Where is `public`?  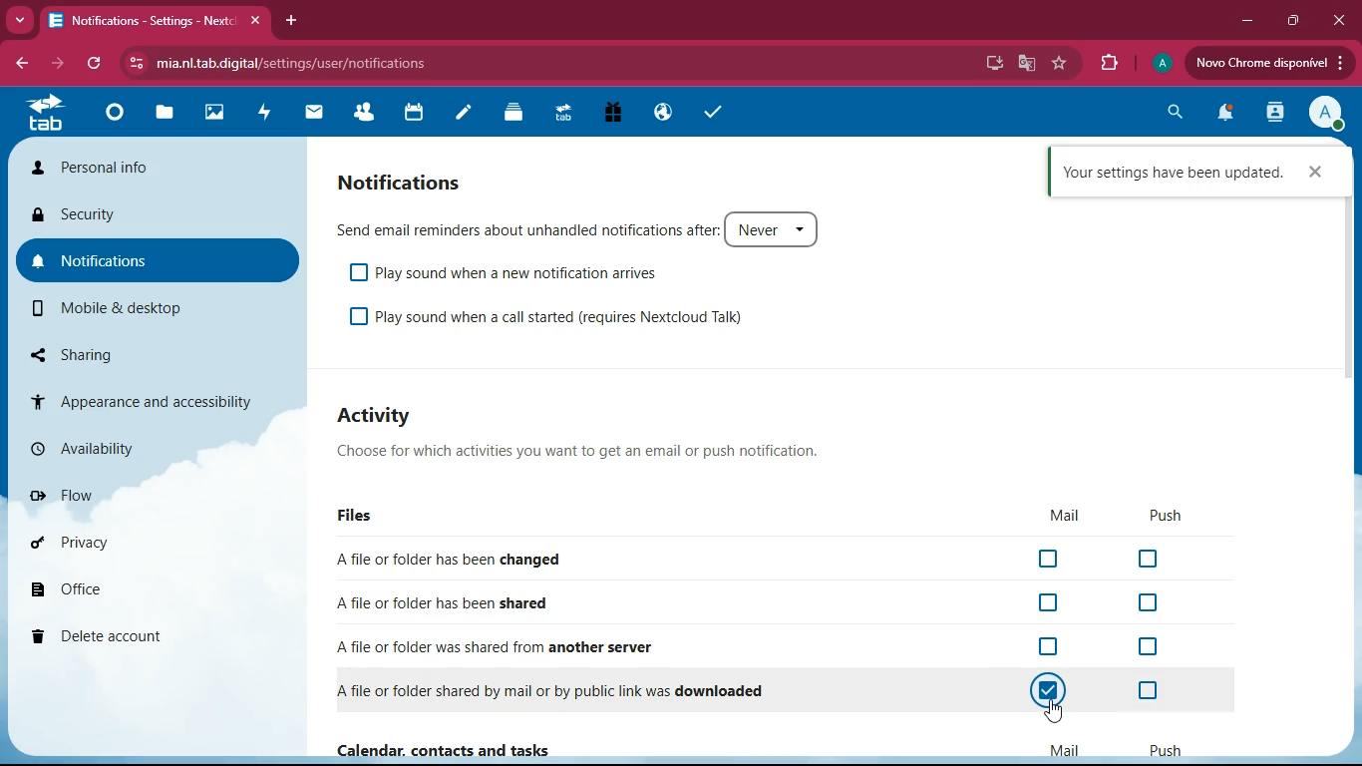
public is located at coordinates (660, 114).